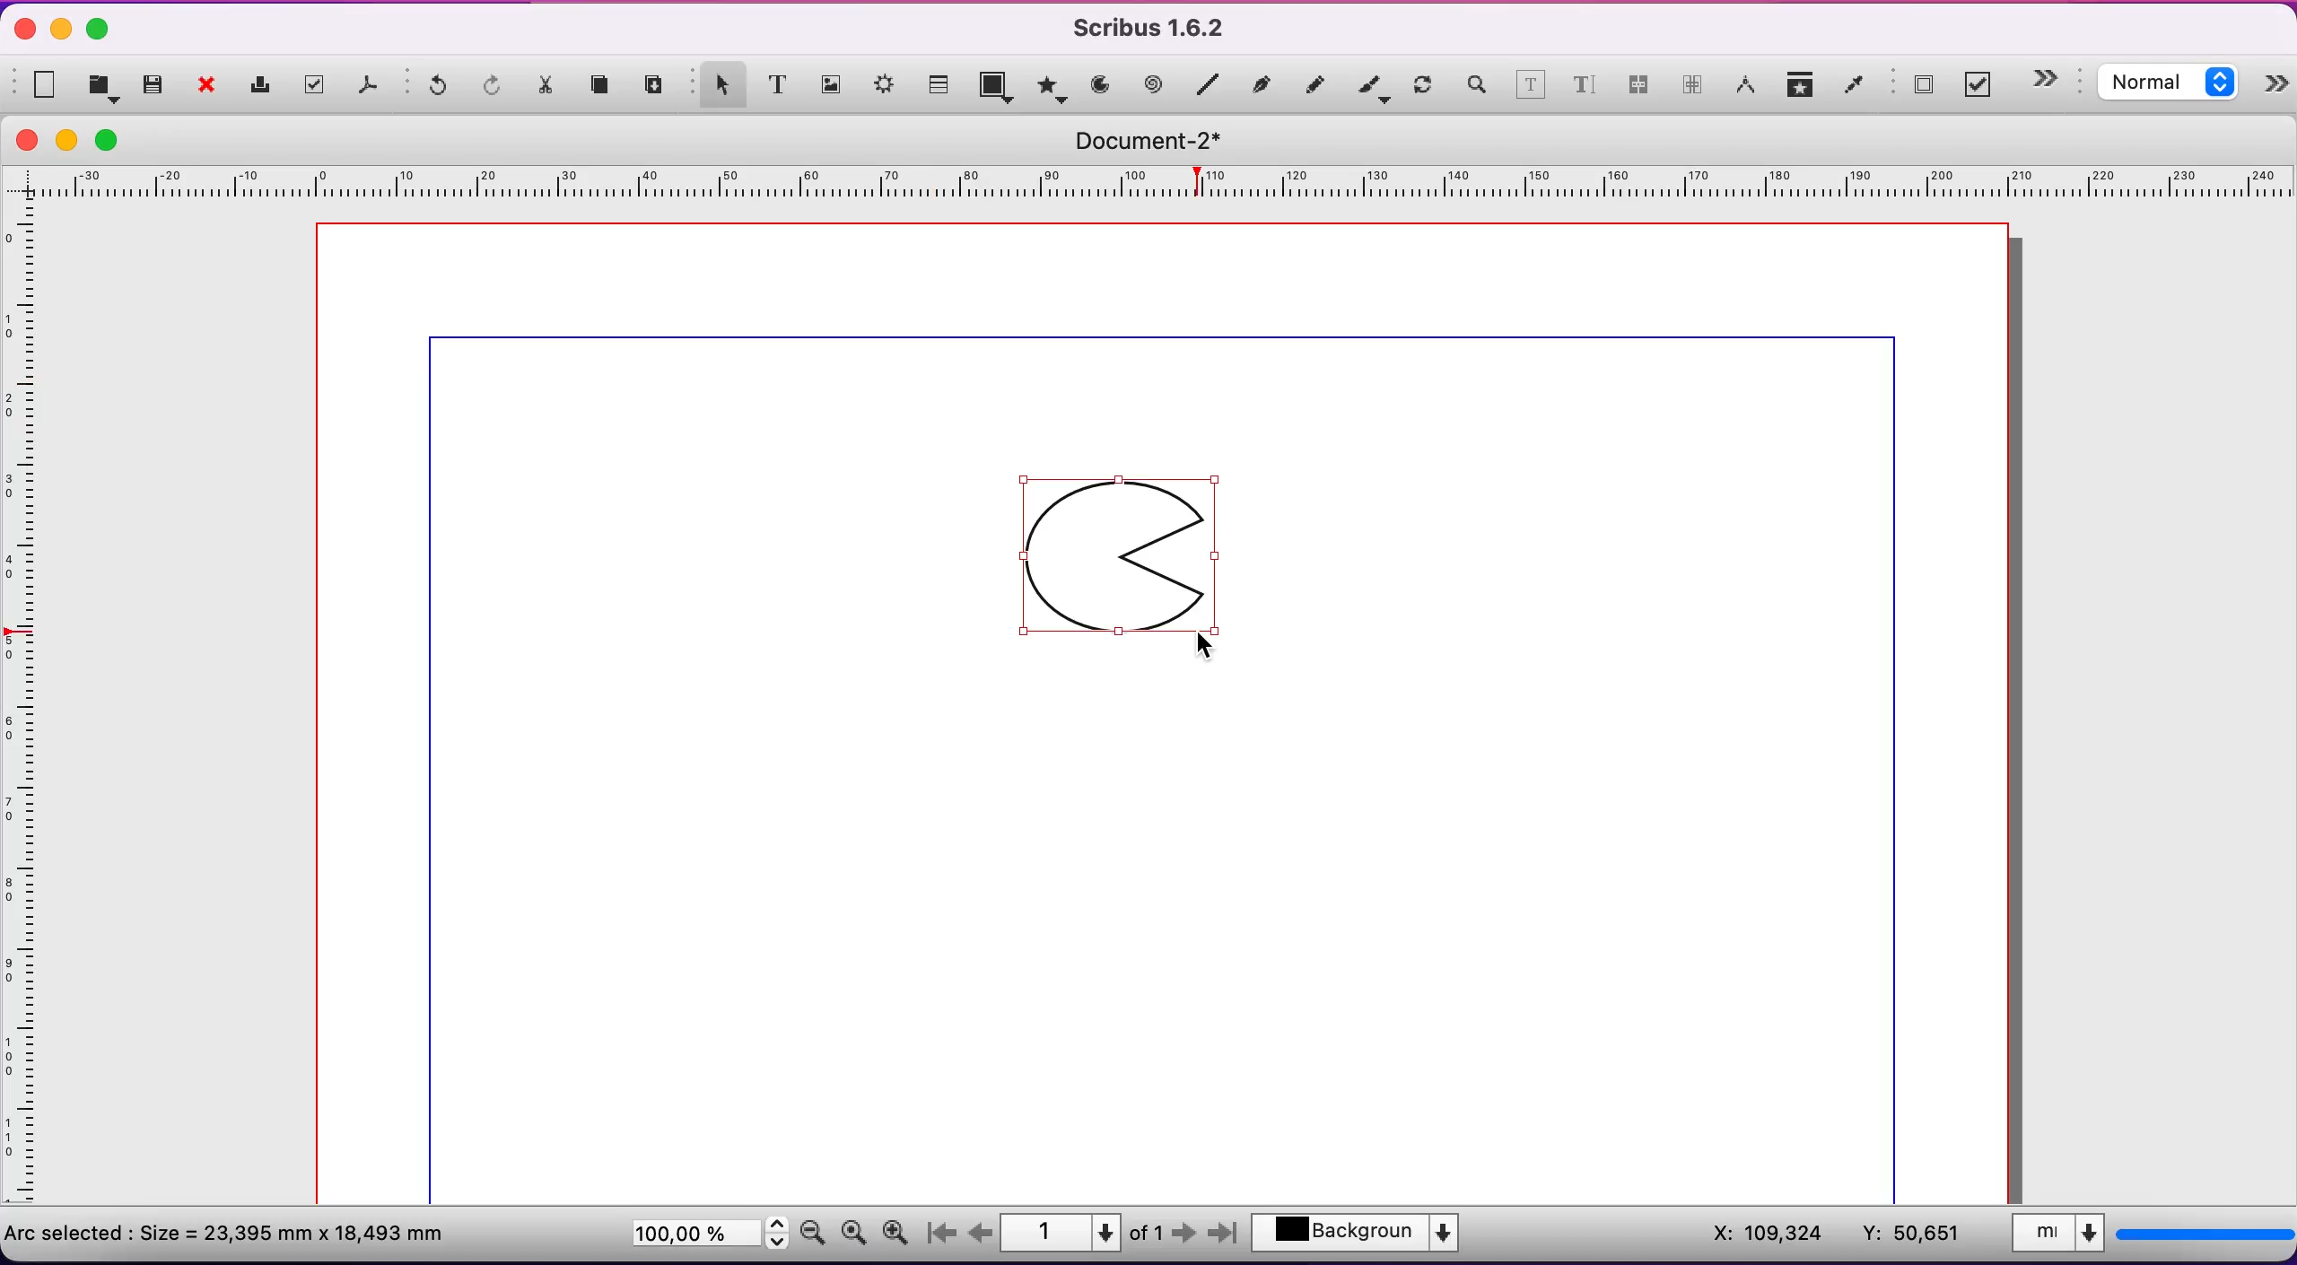  Describe the element at coordinates (2149, 1236) in the screenshot. I see `measurement selected` at that location.